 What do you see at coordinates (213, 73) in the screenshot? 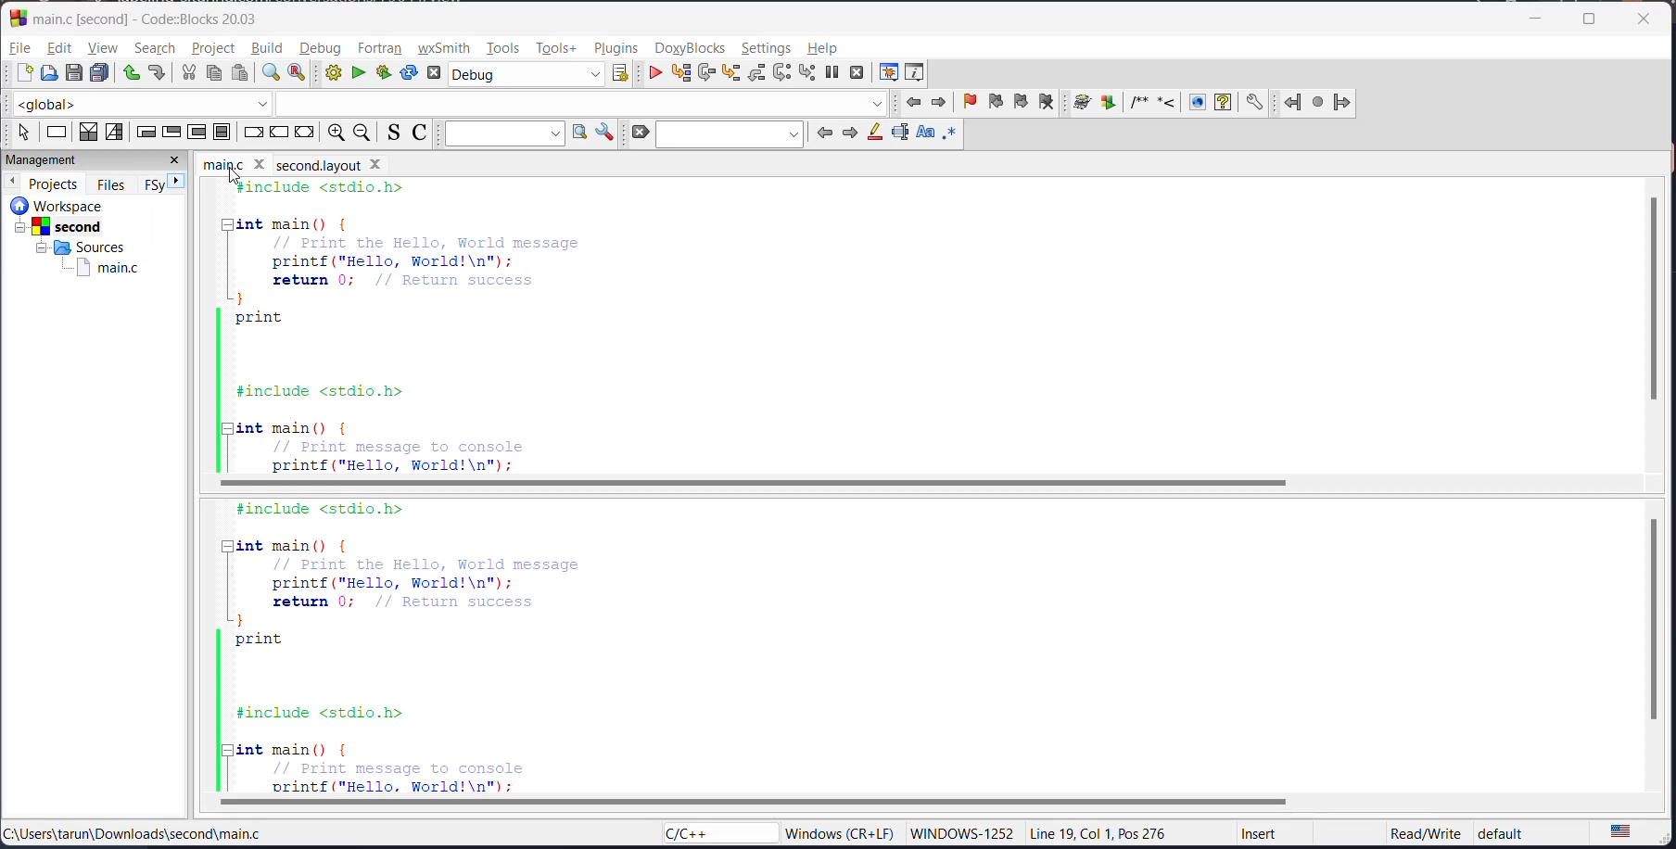
I see `copy` at bounding box center [213, 73].